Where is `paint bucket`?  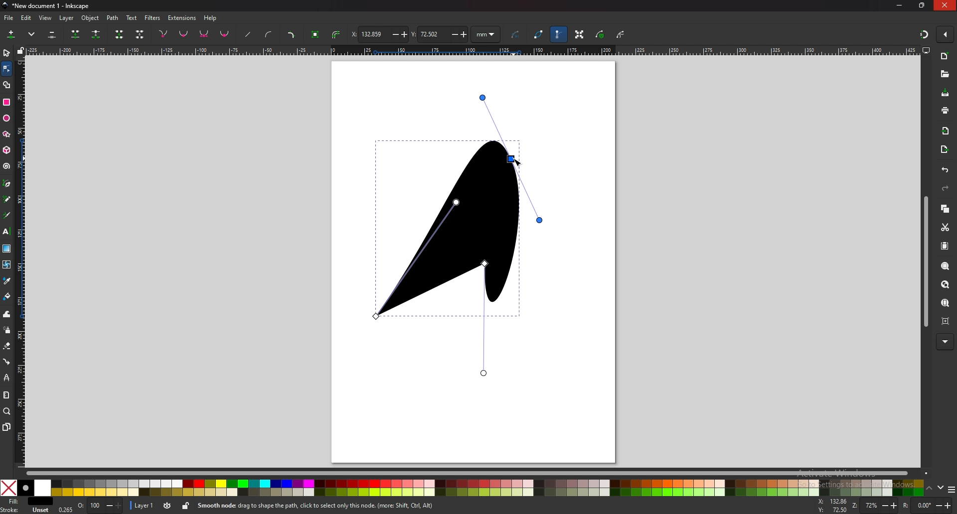 paint bucket is located at coordinates (6, 297).